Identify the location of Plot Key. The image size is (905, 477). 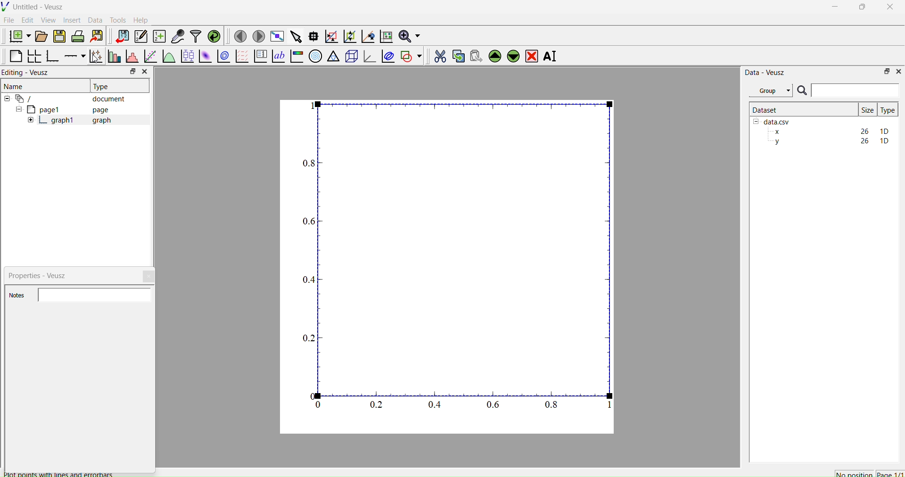
(260, 56).